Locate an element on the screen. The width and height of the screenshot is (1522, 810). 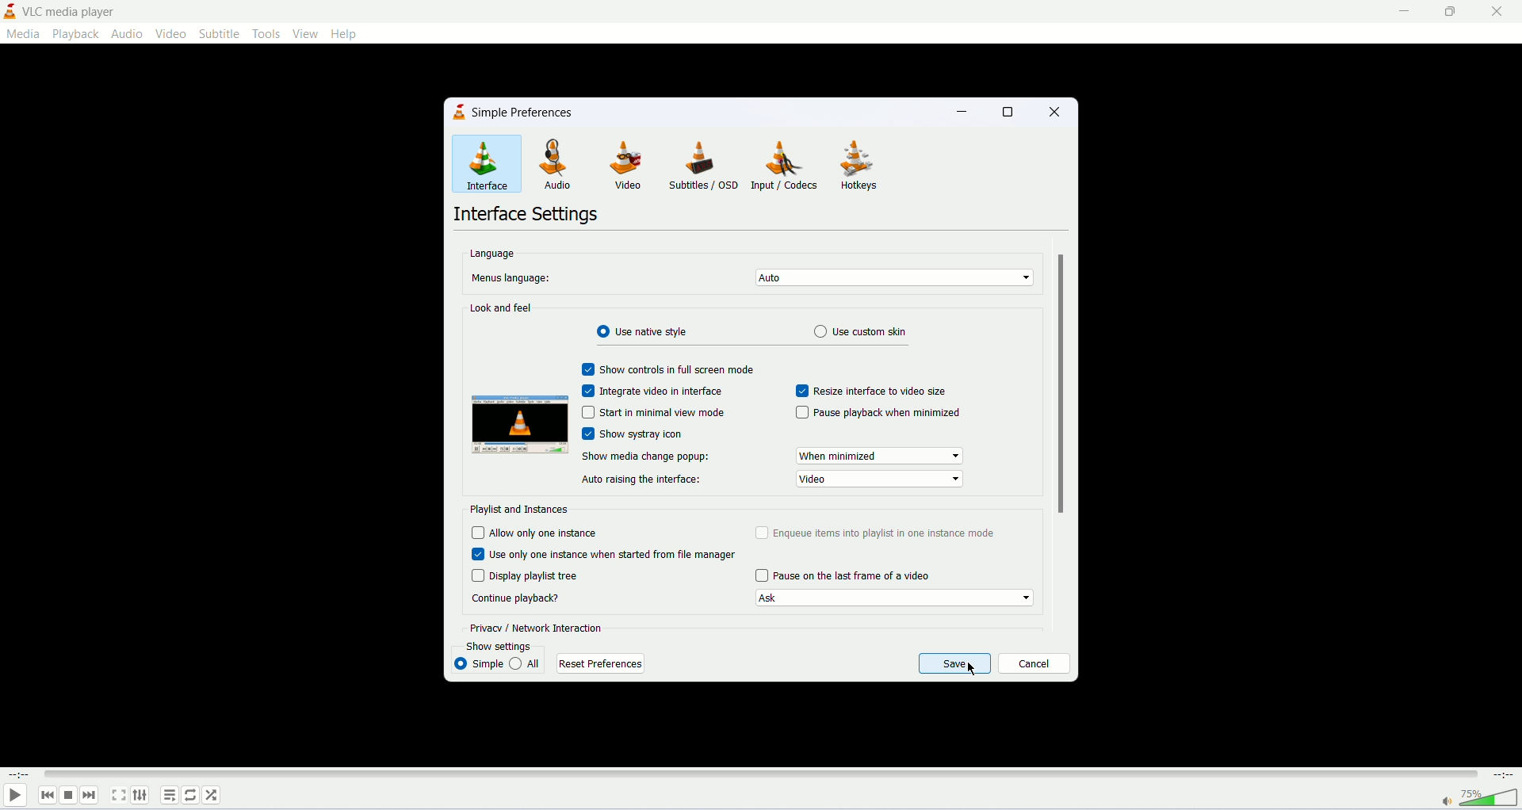
integrate video in interface is located at coordinates (651, 391).